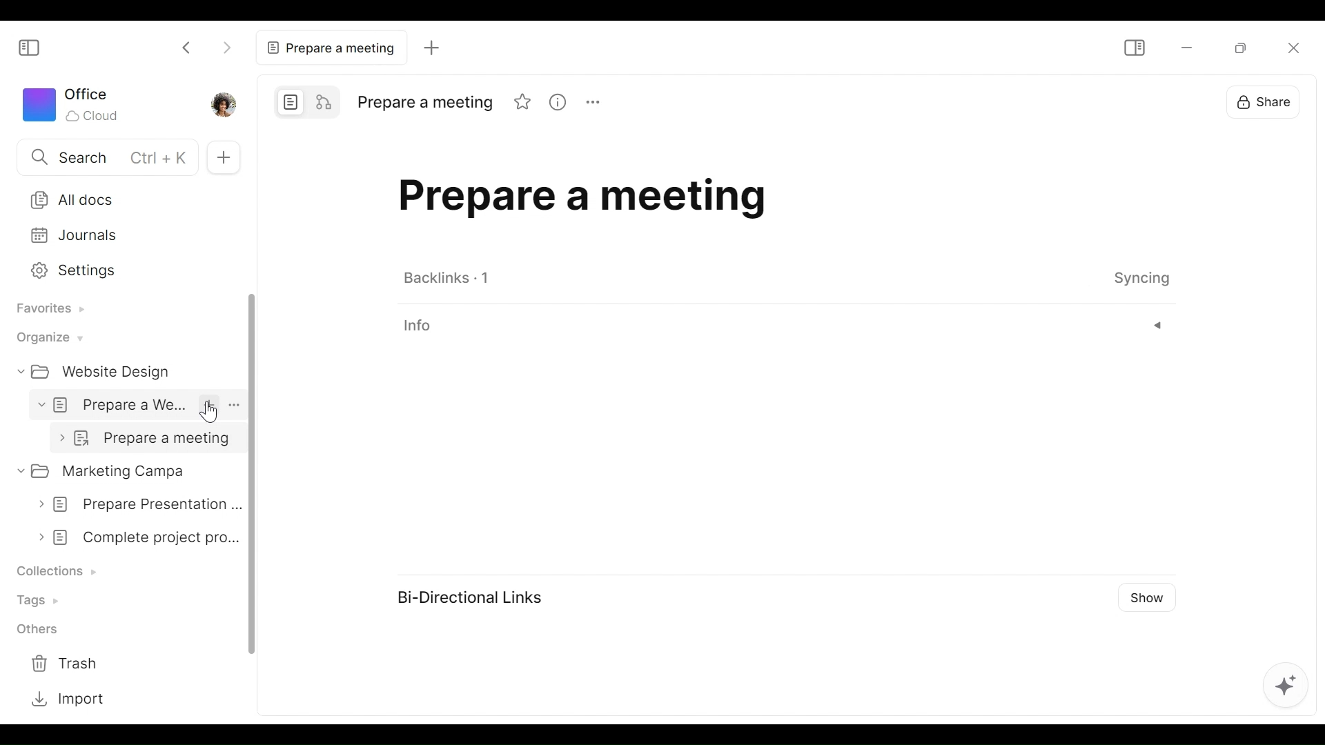 The height and width of the screenshot is (745, 1325). Describe the element at coordinates (146, 438) in the screenshot. I see `Document` at that location.